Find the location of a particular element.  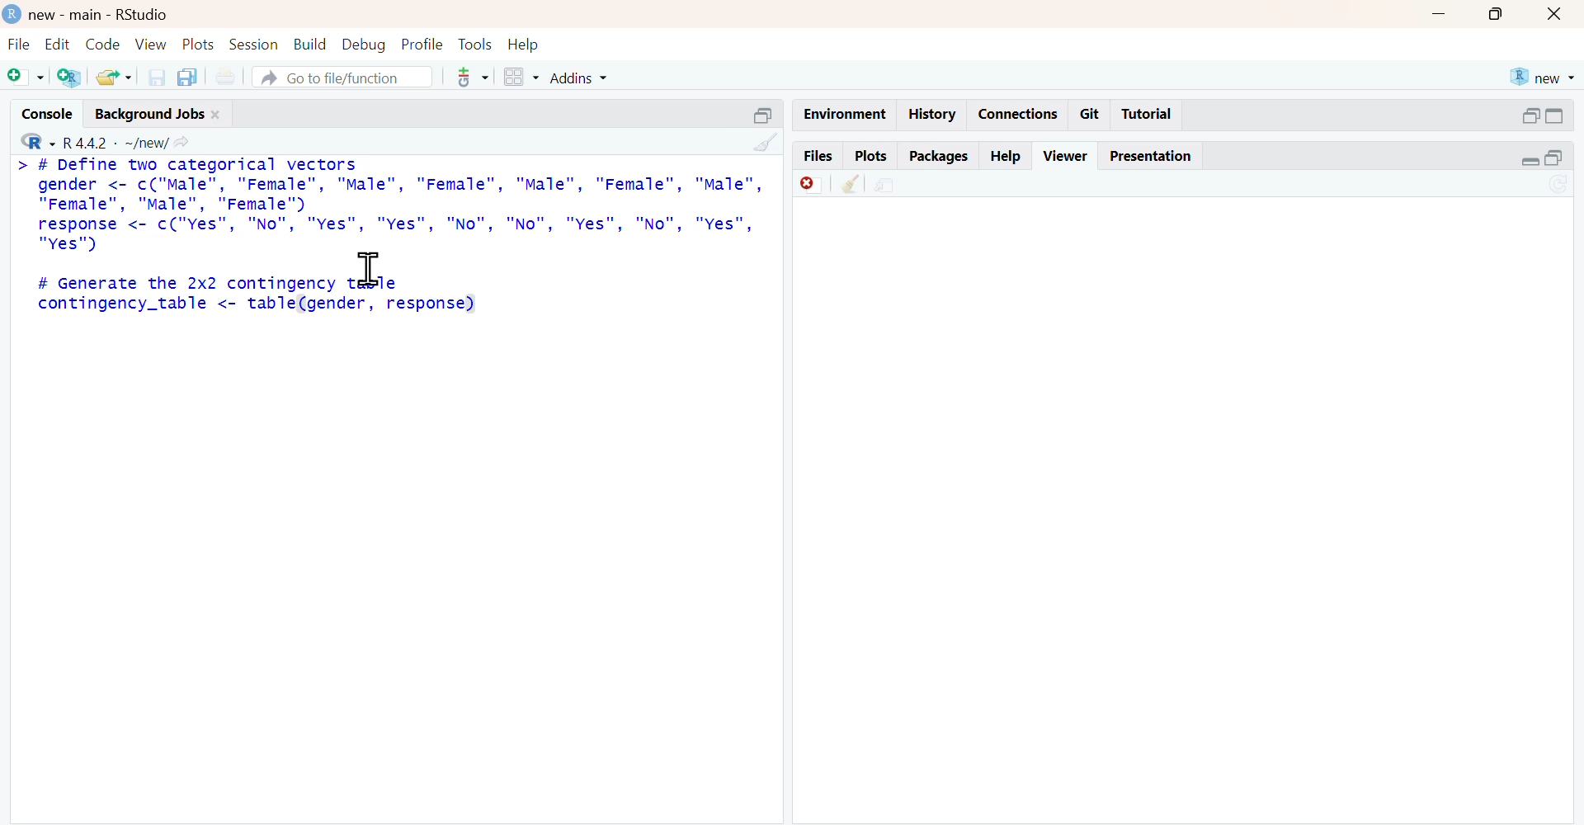

share icon is located at coordinates (183, 144).